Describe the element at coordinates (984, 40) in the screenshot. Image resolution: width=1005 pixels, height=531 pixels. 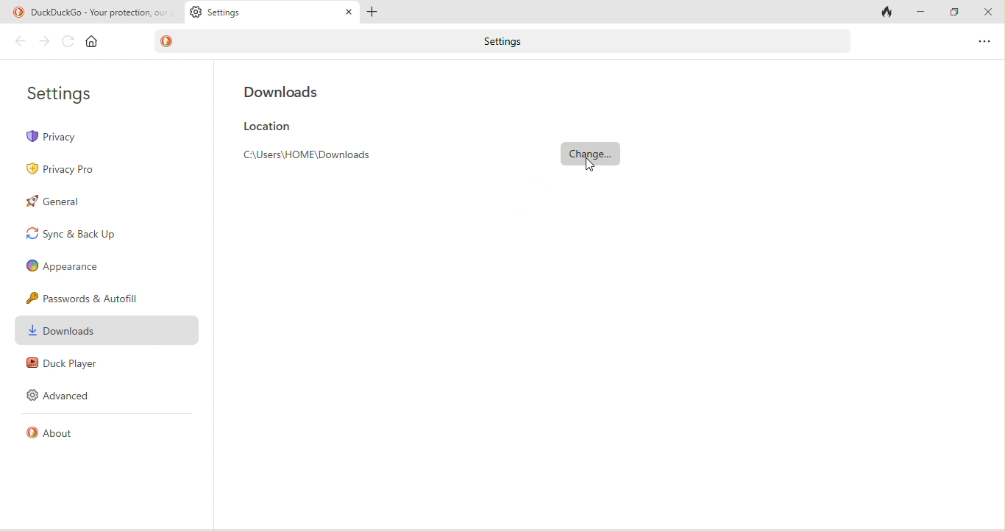
I see `more options` at that location.